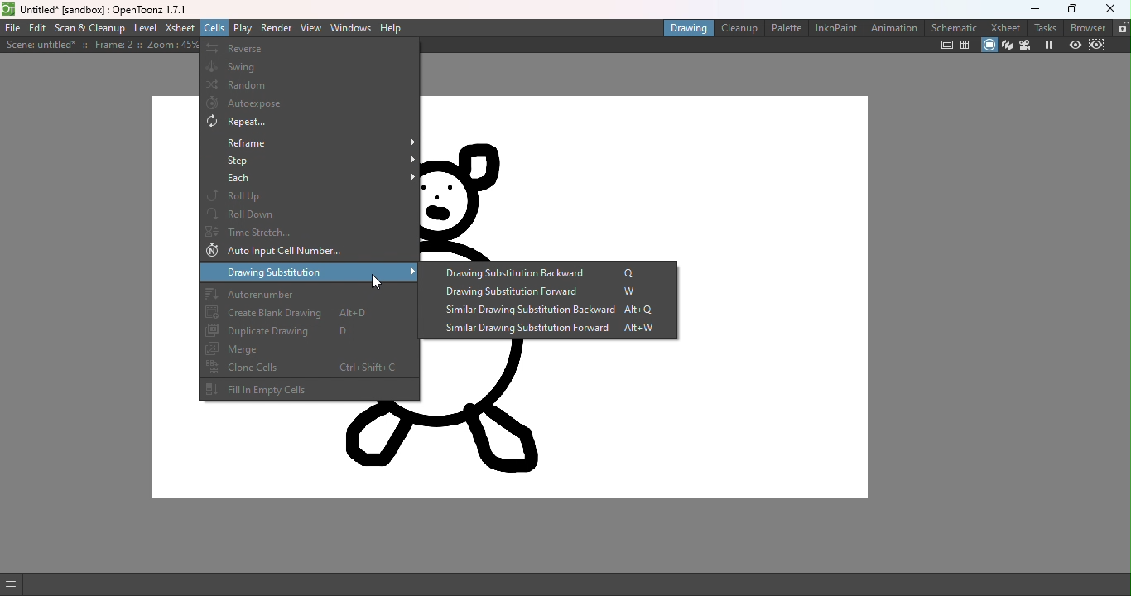 The image size is (1131, 596). What do you see at coordinates (306, 252) in the screenshot?
I see `Auto Input cell number` at bounding box center [306, 252].